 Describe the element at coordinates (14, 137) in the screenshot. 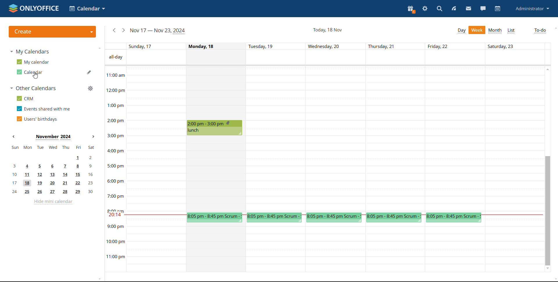

I see `previous month` at that location.